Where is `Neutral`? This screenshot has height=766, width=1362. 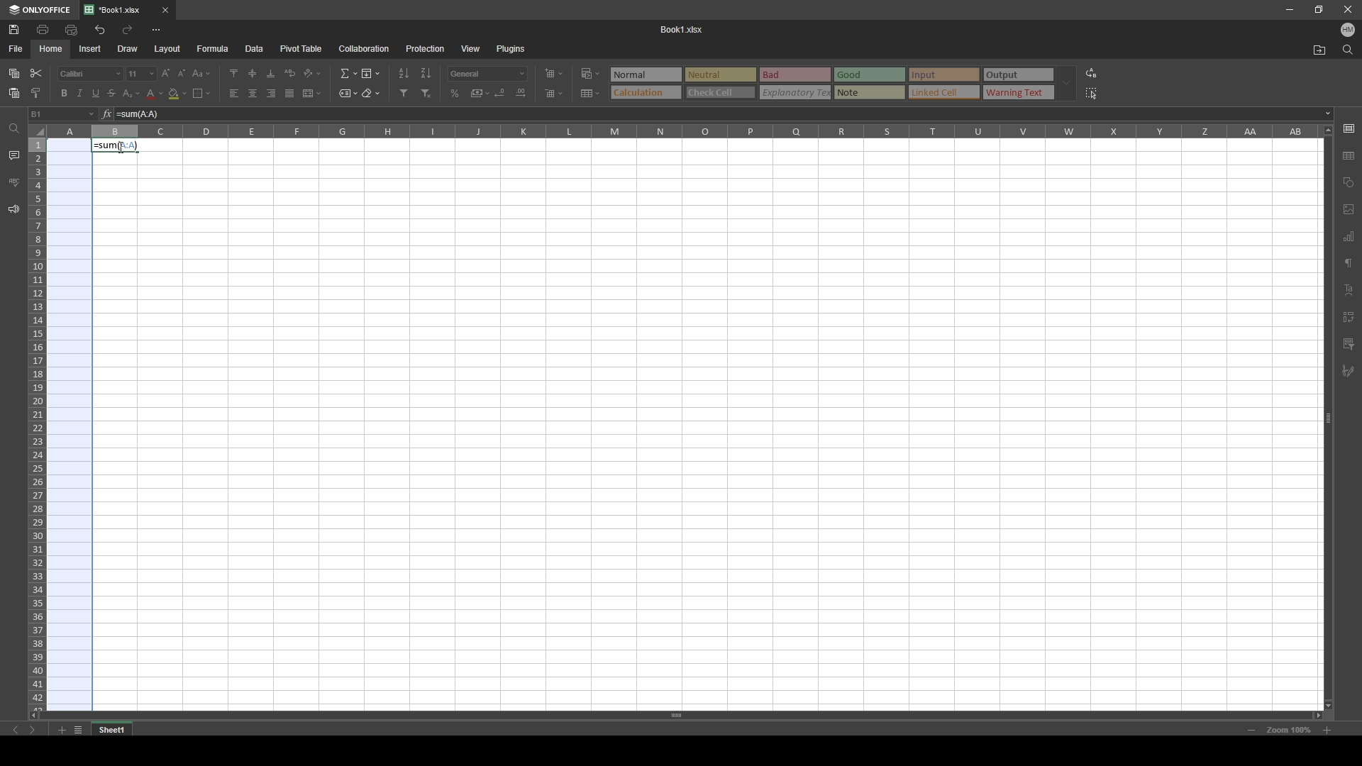
Neutral is located at coordinates (644, 74).